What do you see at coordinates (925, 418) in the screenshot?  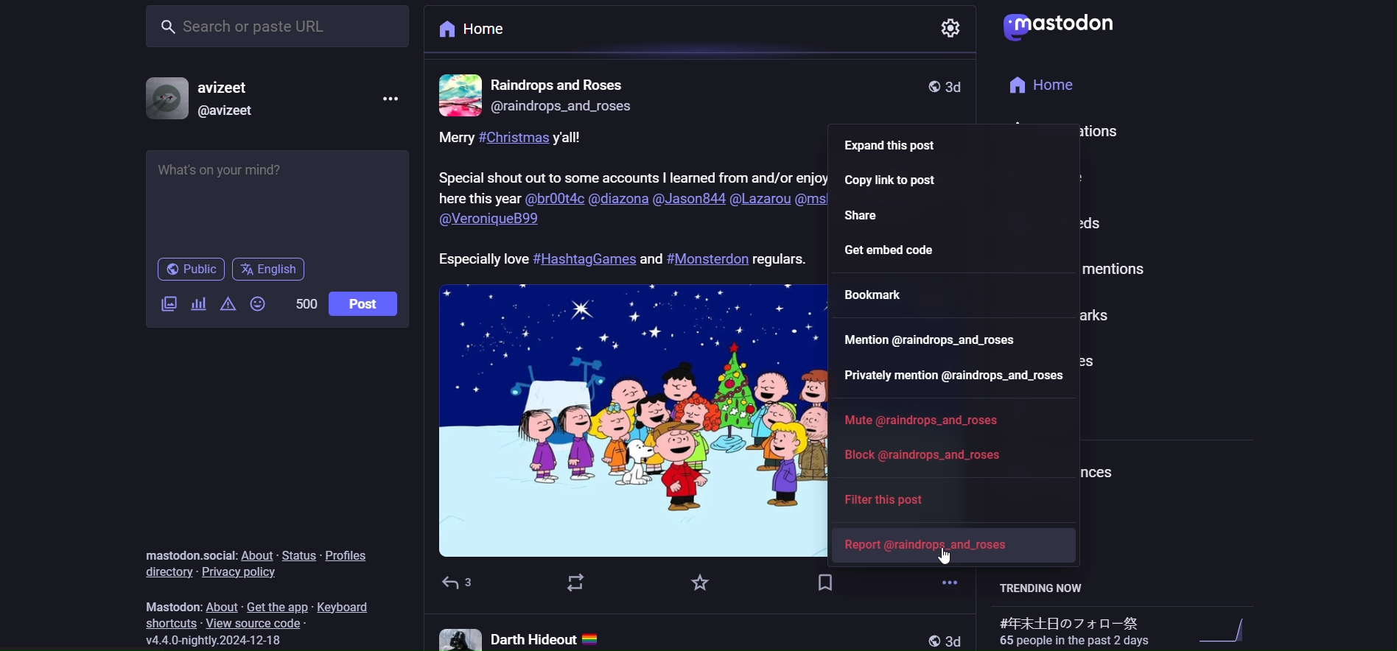 I see `mute` at bounding box center [925, 418].